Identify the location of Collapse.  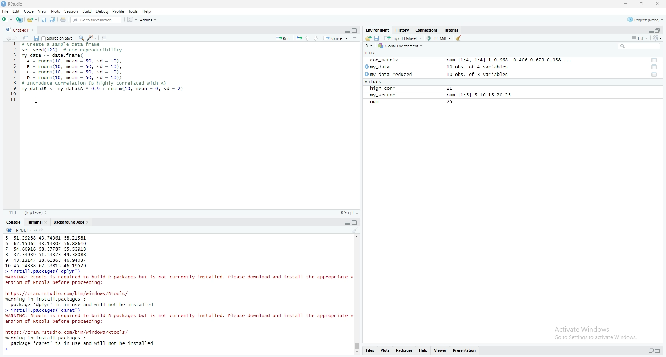
(346, 224).